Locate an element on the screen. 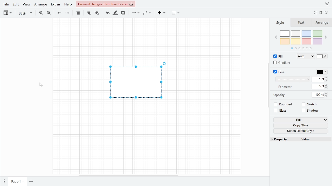 This screenshot has width=332, height=186. Gradient is located at coordinates (283, 63).